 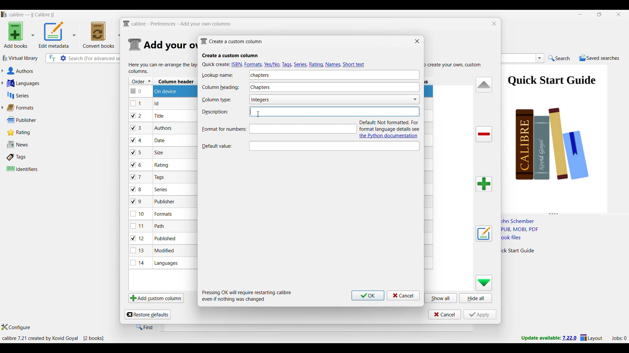 I want to click on Options to edit metadata, so click(x=57, y=35).